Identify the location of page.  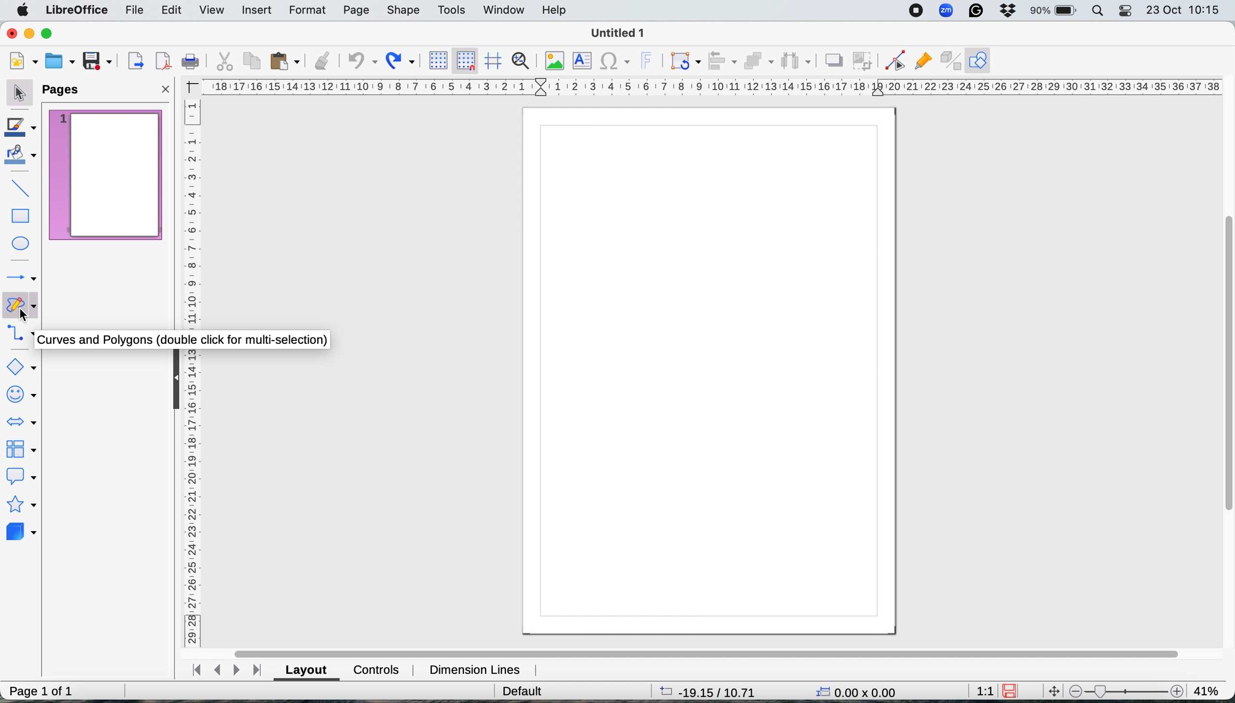
(709, 374).